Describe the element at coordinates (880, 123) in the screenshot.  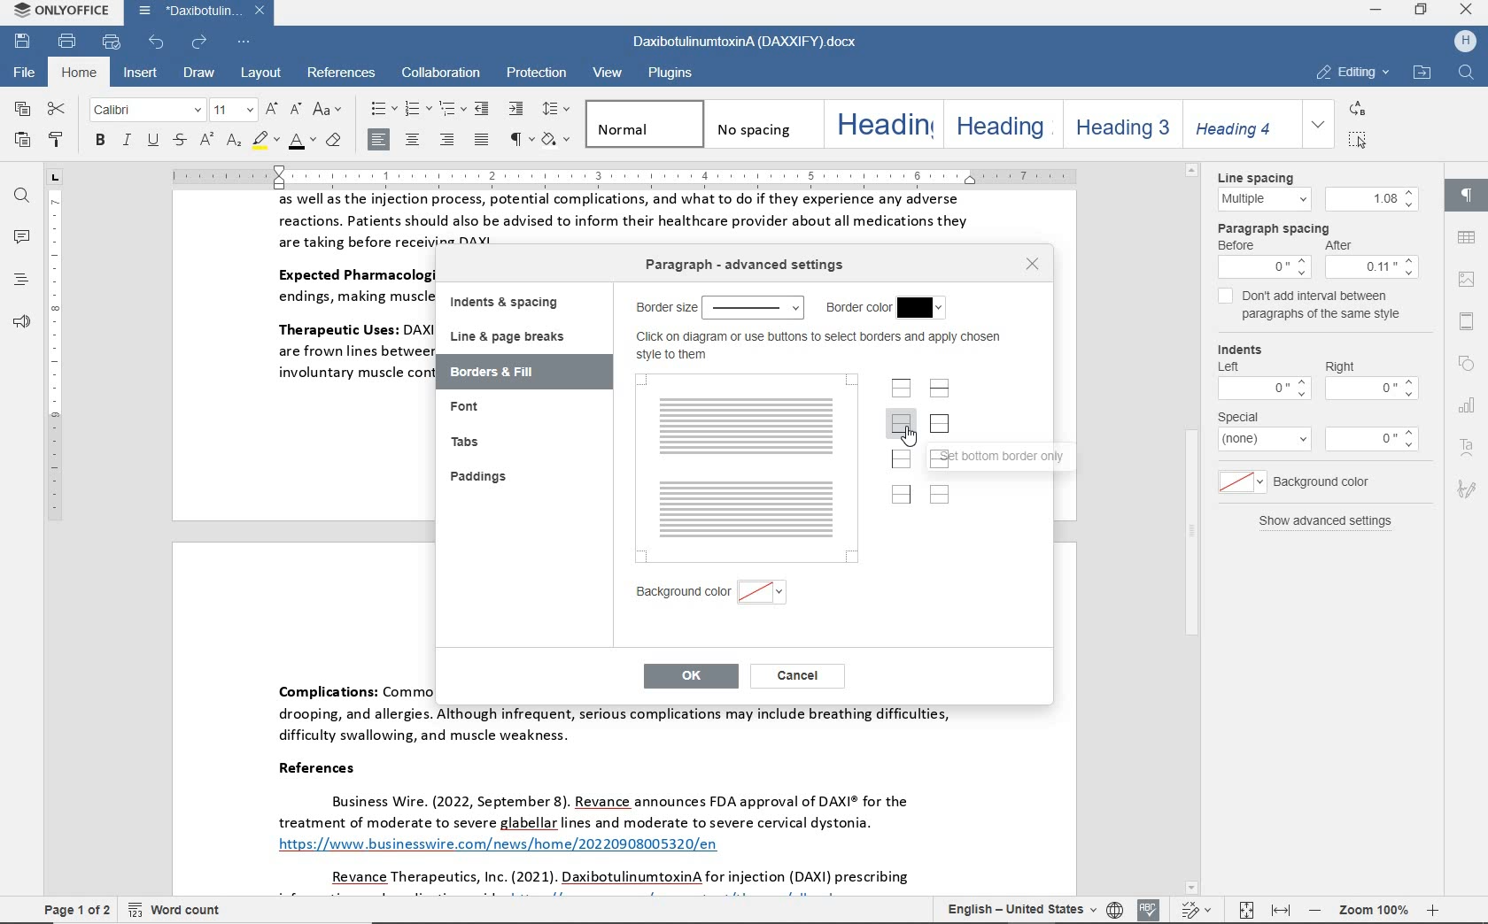
I see `heading 1` at that location.